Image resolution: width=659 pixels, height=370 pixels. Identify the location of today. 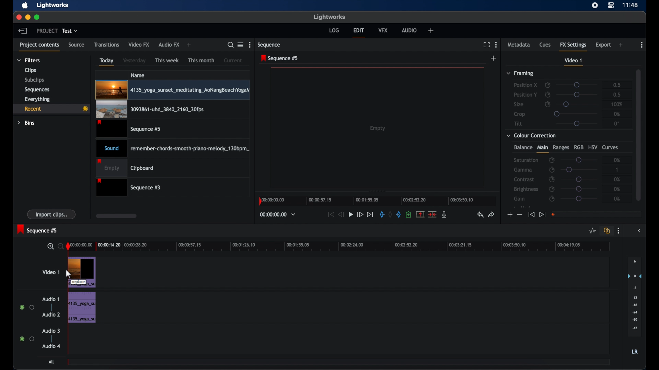
(106, 62).